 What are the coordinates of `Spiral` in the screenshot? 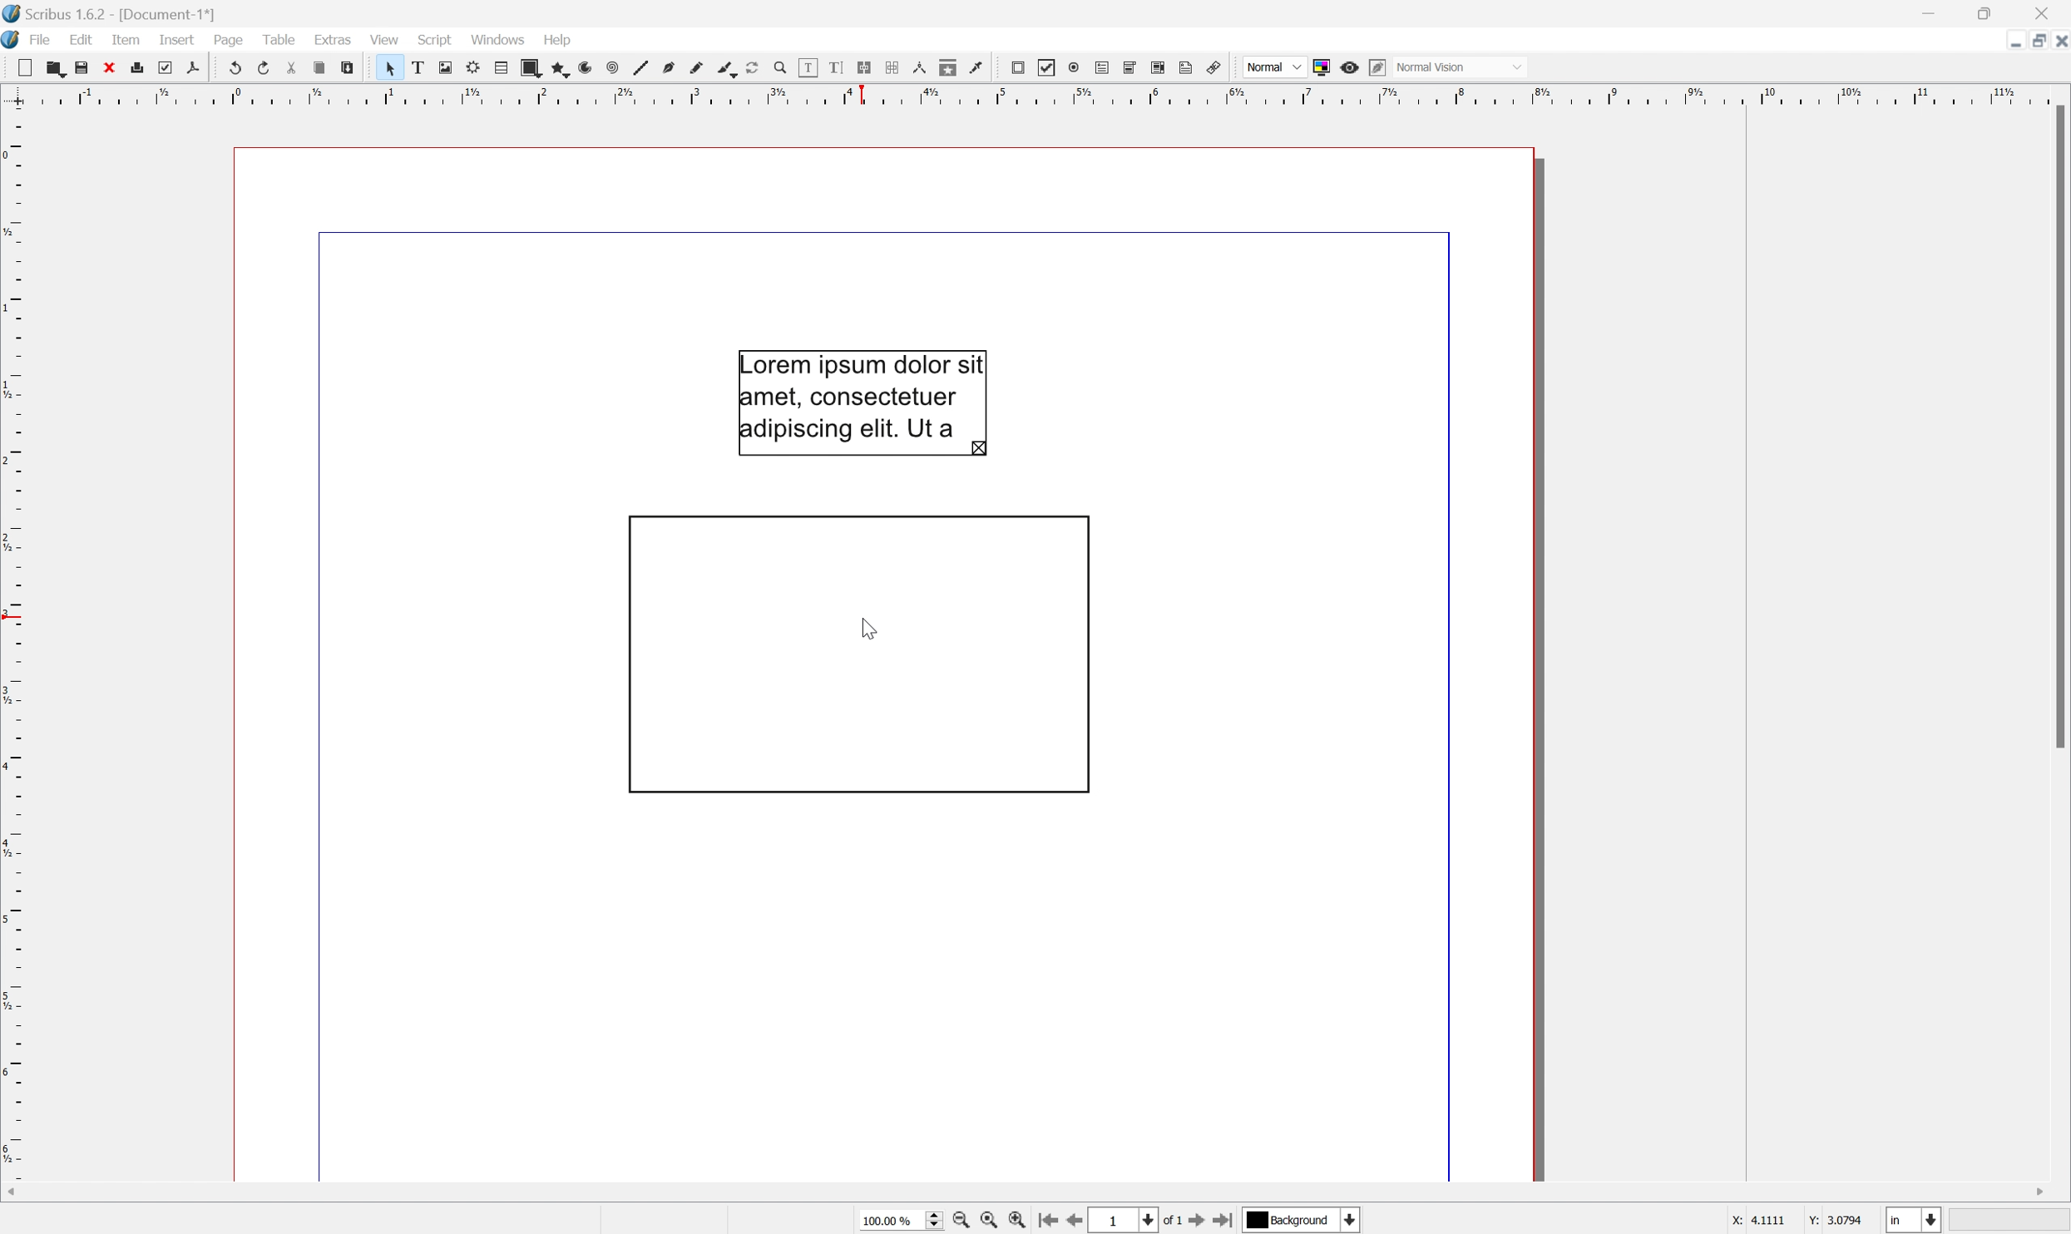 It's located at (612, 67).